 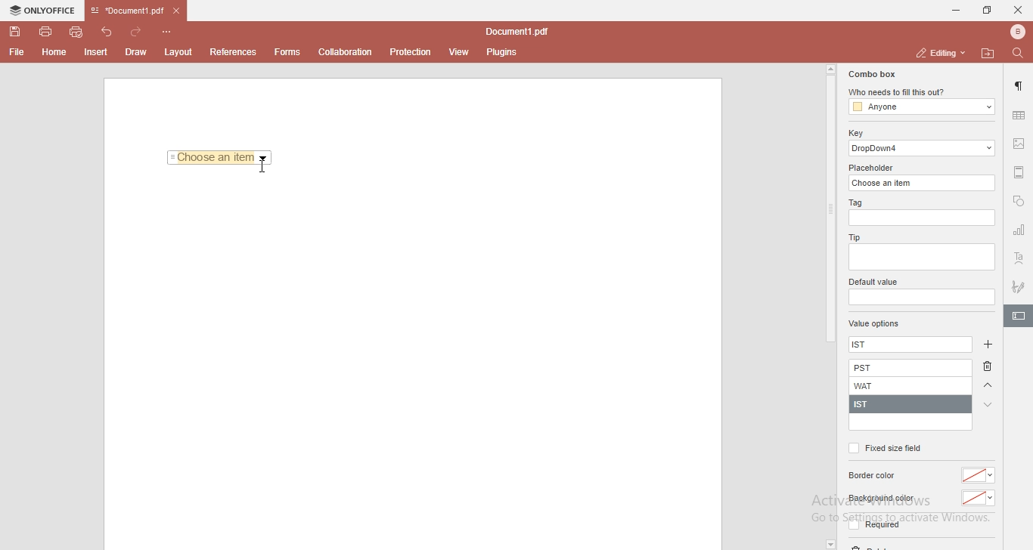 I want to click on forms, so click(x=287, y=52).